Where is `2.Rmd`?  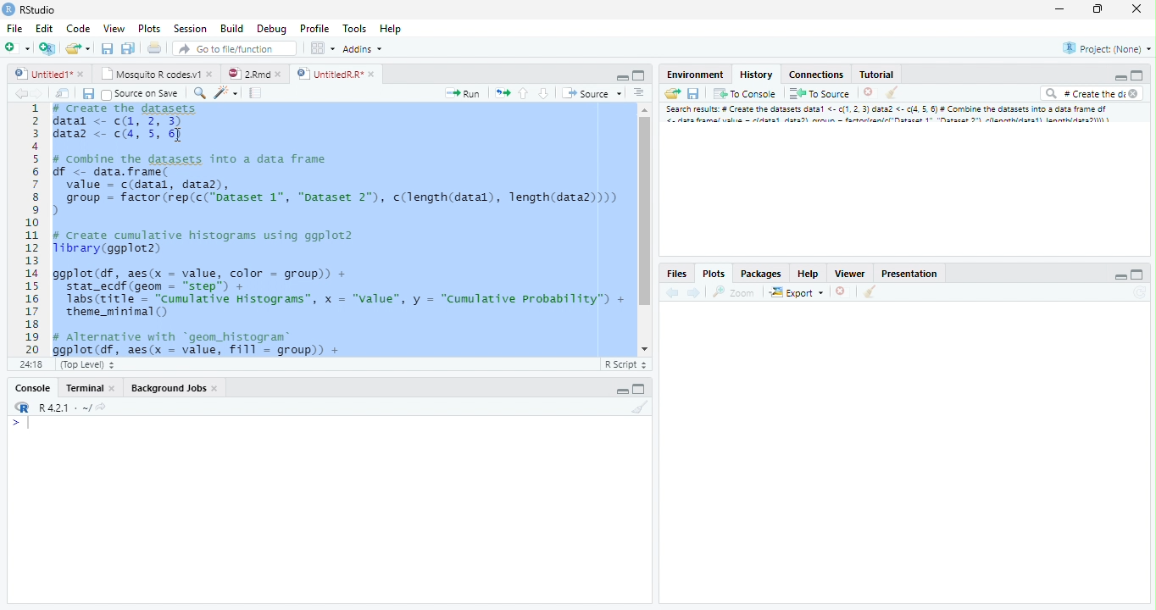
2.Rmd is located at coordinates (253, 72).